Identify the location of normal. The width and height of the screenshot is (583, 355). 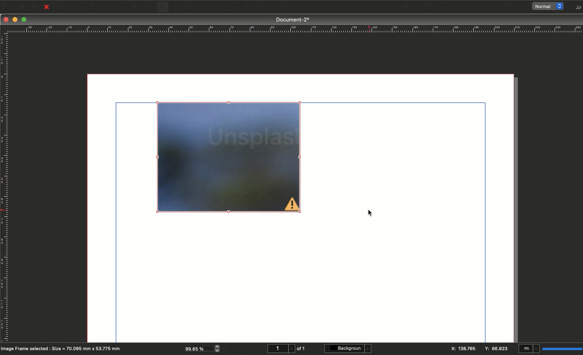
(550, 6).